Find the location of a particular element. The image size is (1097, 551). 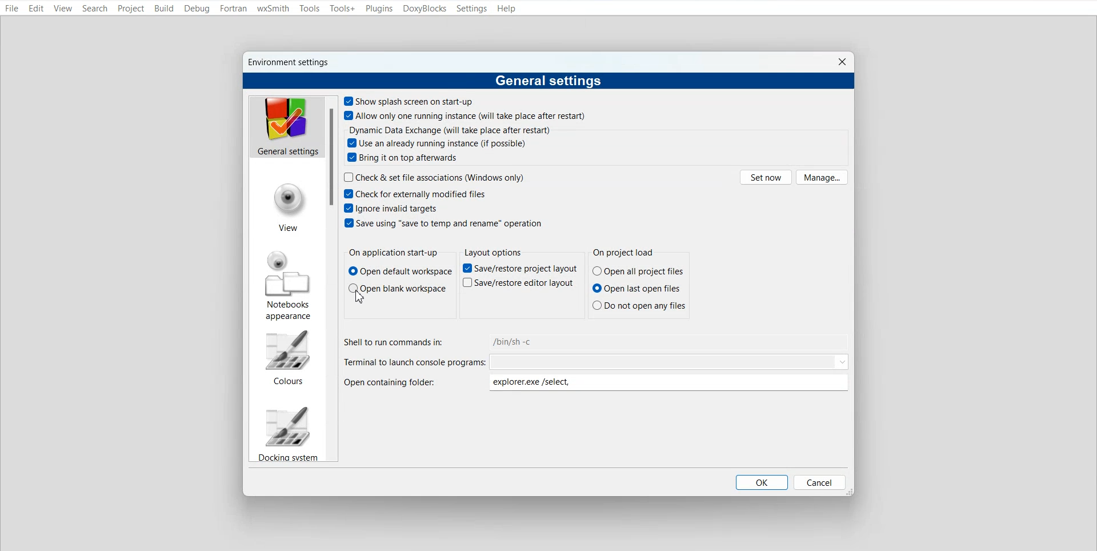

Tools+ is located at coordinates (342, 9).